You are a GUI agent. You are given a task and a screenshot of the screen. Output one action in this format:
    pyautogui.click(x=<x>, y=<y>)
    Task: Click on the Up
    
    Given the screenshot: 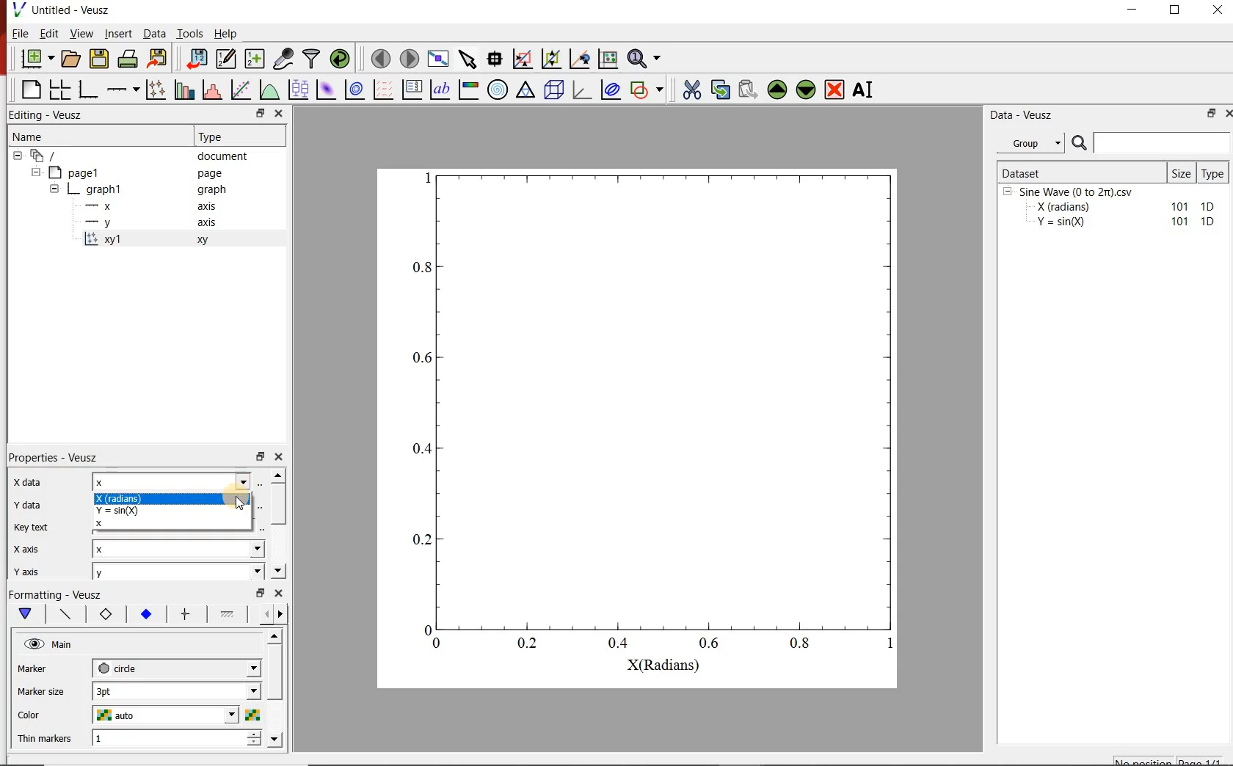 What is the action you would take?
    pyautogui.click(x=278, y=475)
    